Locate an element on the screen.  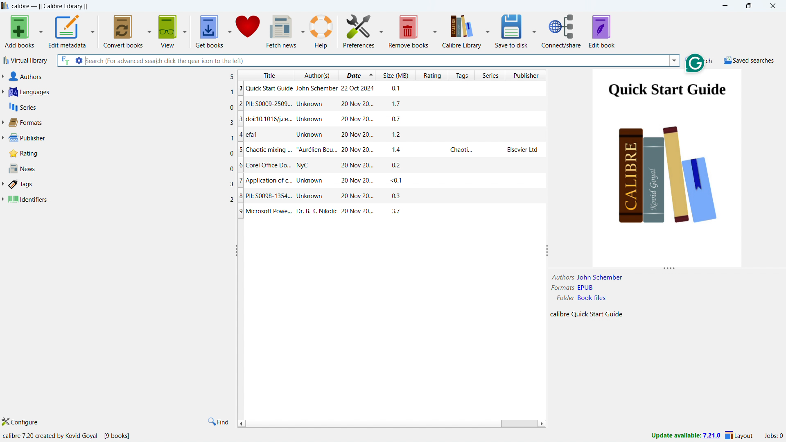
view options is located at coordinates (185, 30).